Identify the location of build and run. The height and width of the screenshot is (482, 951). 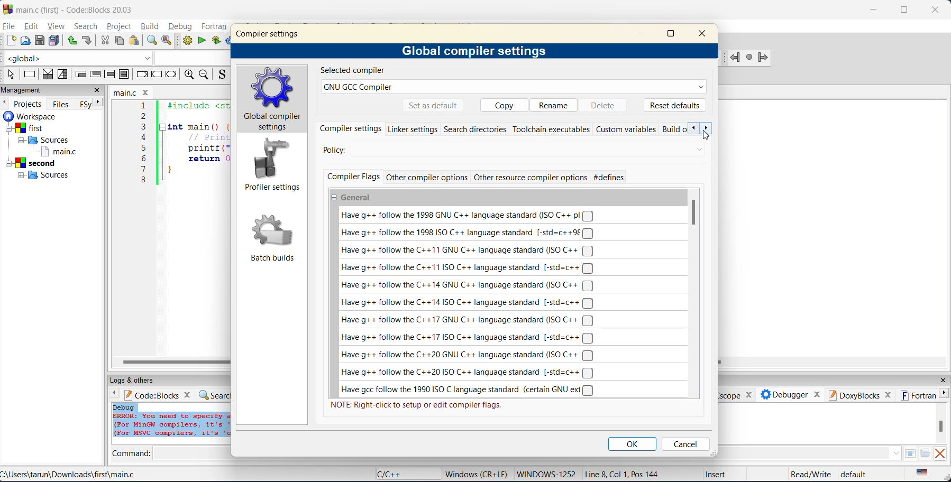
(217, 41).